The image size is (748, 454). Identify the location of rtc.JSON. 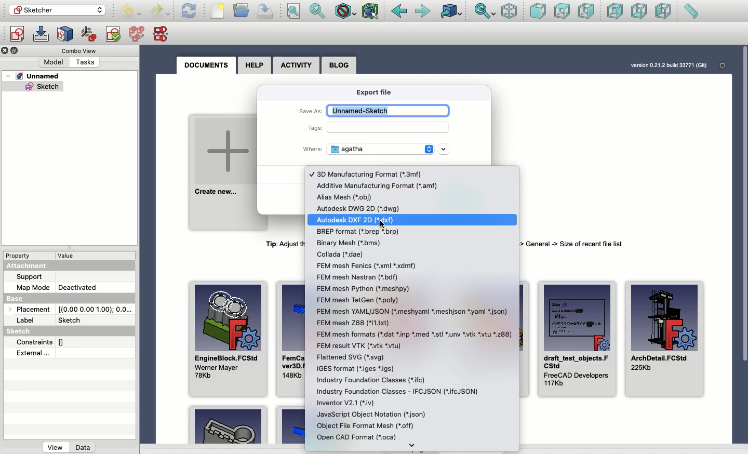
(399, 392).